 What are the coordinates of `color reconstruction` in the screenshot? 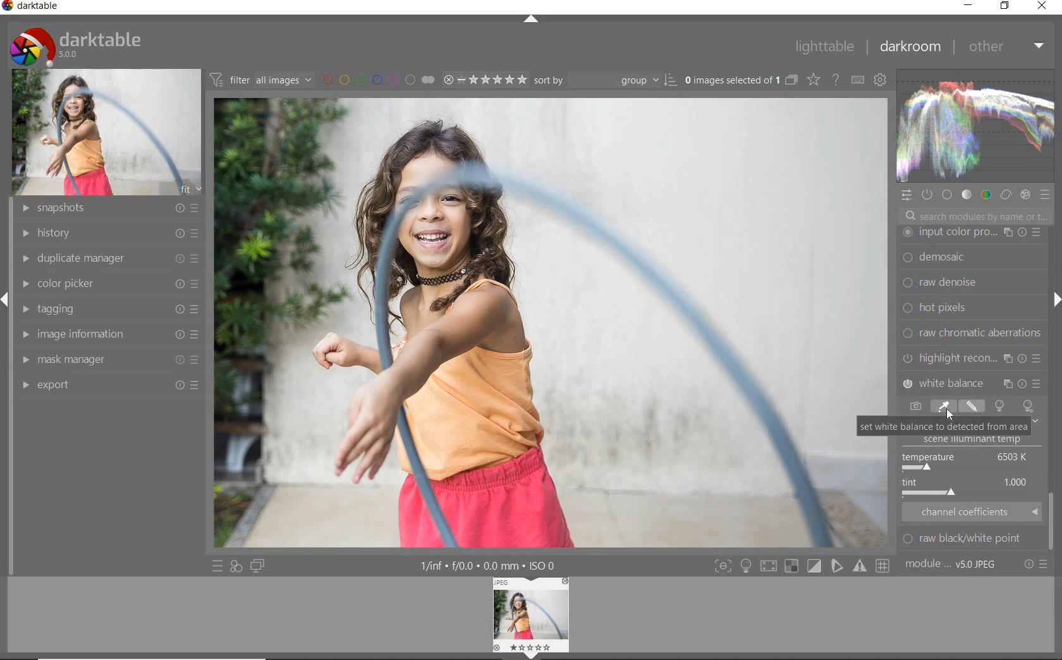 It's located at (973, 333).